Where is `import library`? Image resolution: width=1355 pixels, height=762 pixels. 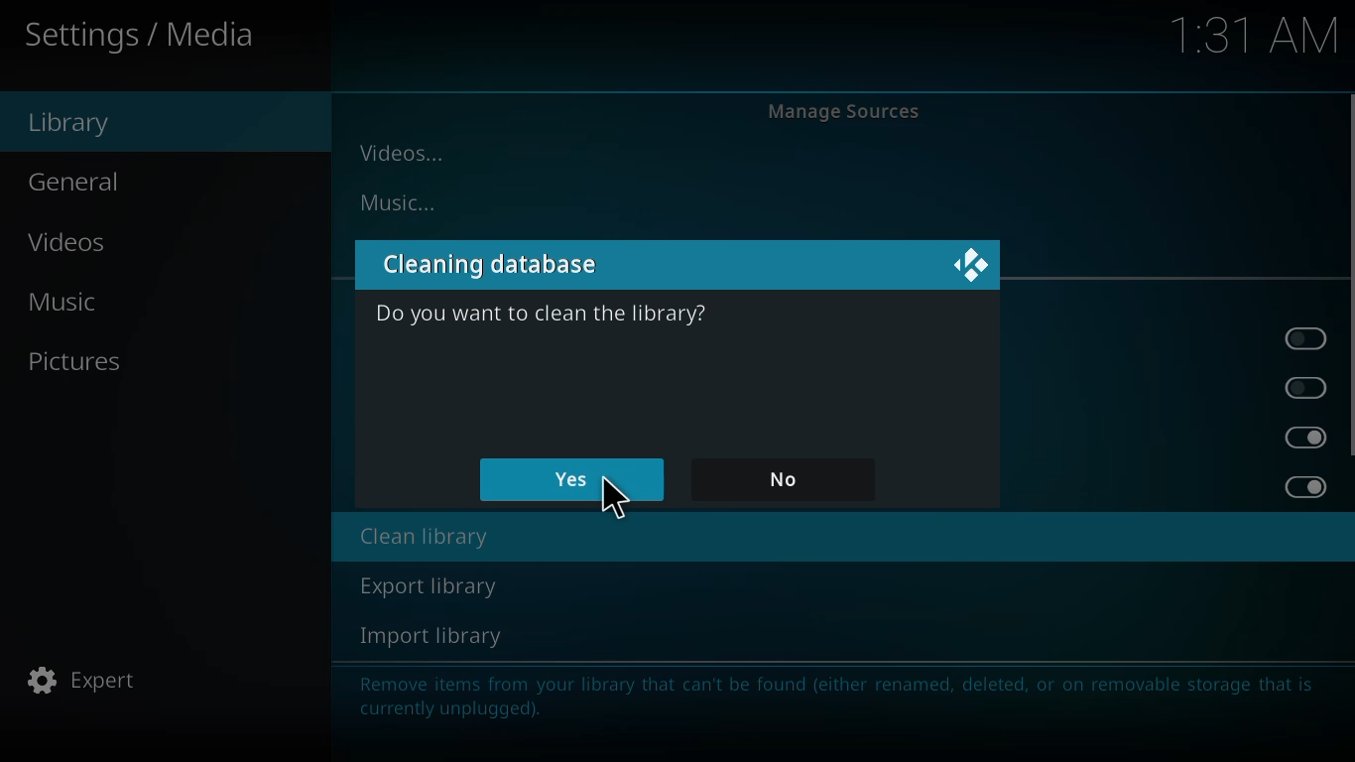 import library is located at coordinates (432, 636).